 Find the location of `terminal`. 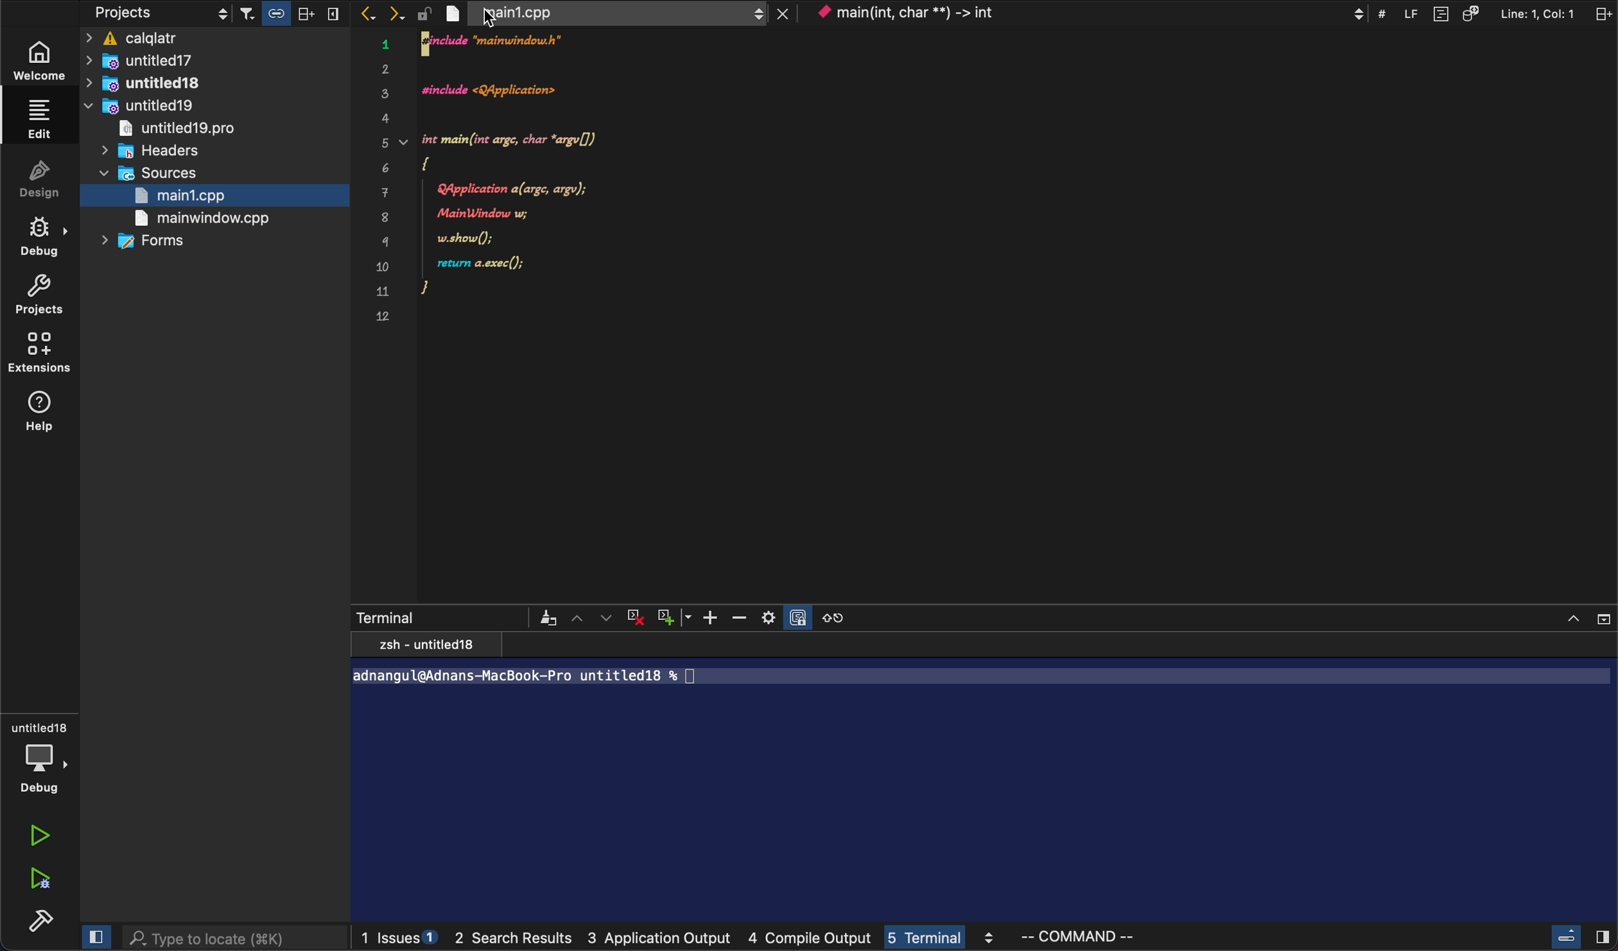

terminal is located at coordinates (440, 617).